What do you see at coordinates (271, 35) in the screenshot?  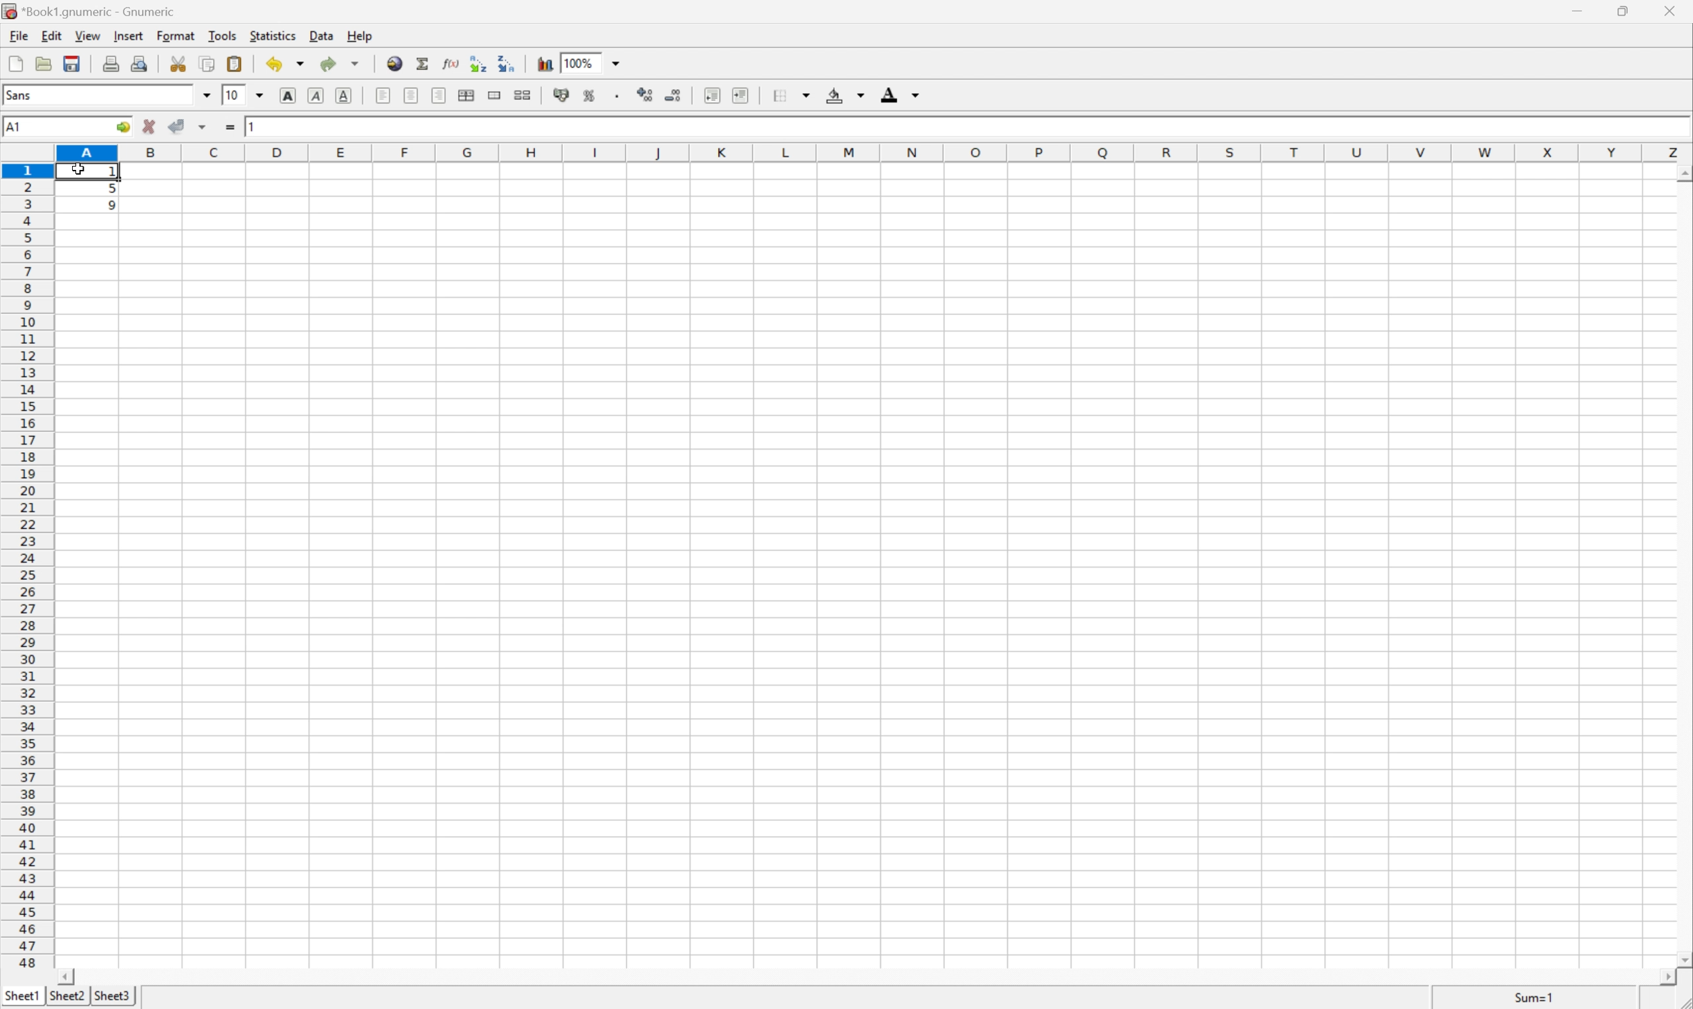 I see `statistics` at bounding box center [271, 35].